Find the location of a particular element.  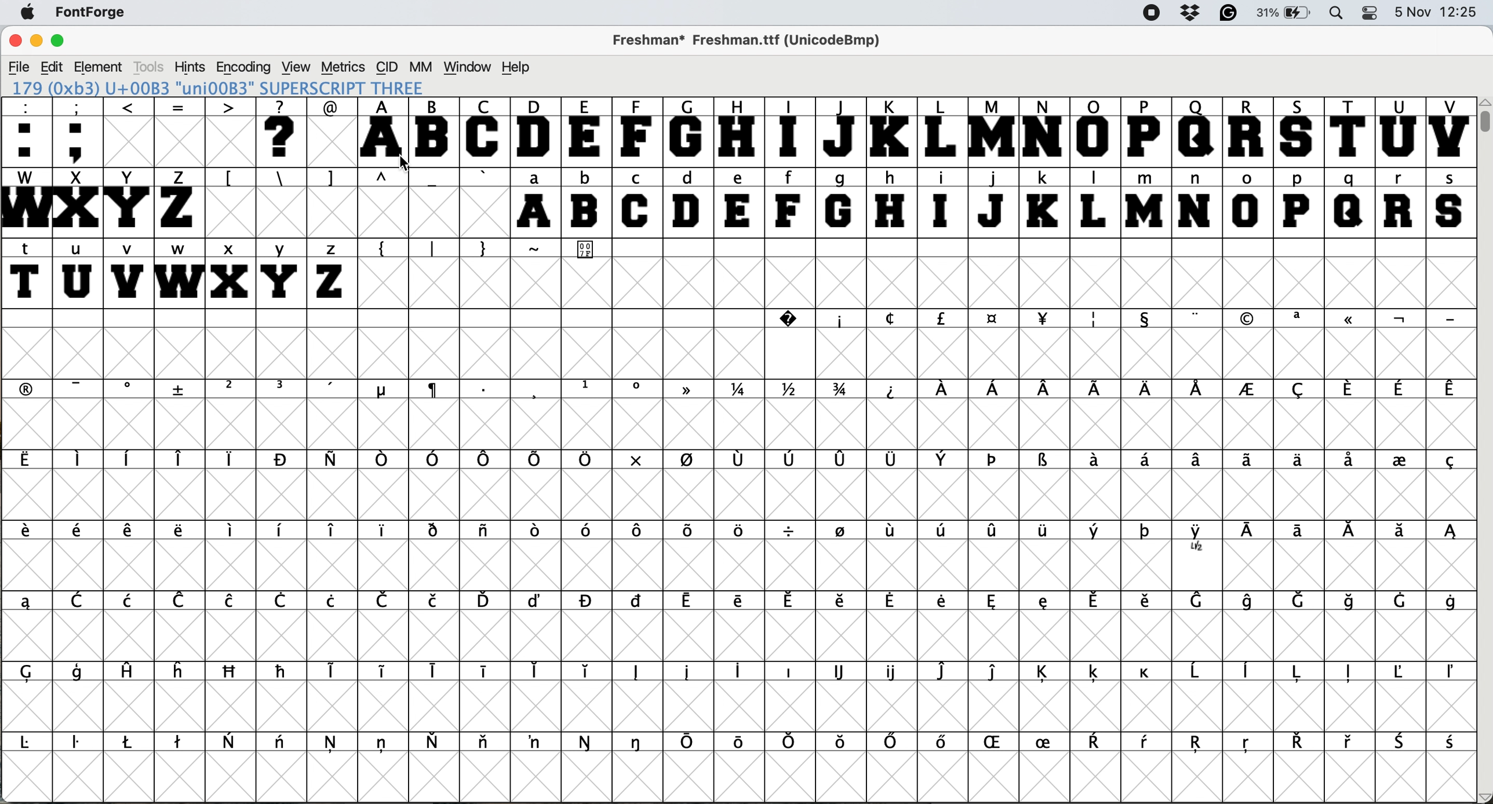

symbol is located at coordinates (1199, 540).